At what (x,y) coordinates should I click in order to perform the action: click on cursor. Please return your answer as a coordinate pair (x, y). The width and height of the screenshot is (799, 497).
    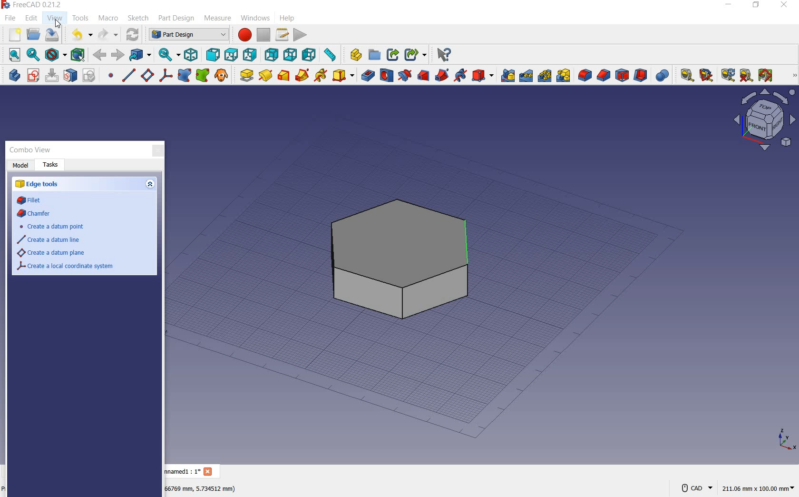
    Looking at the image, I should click on (58, 23).